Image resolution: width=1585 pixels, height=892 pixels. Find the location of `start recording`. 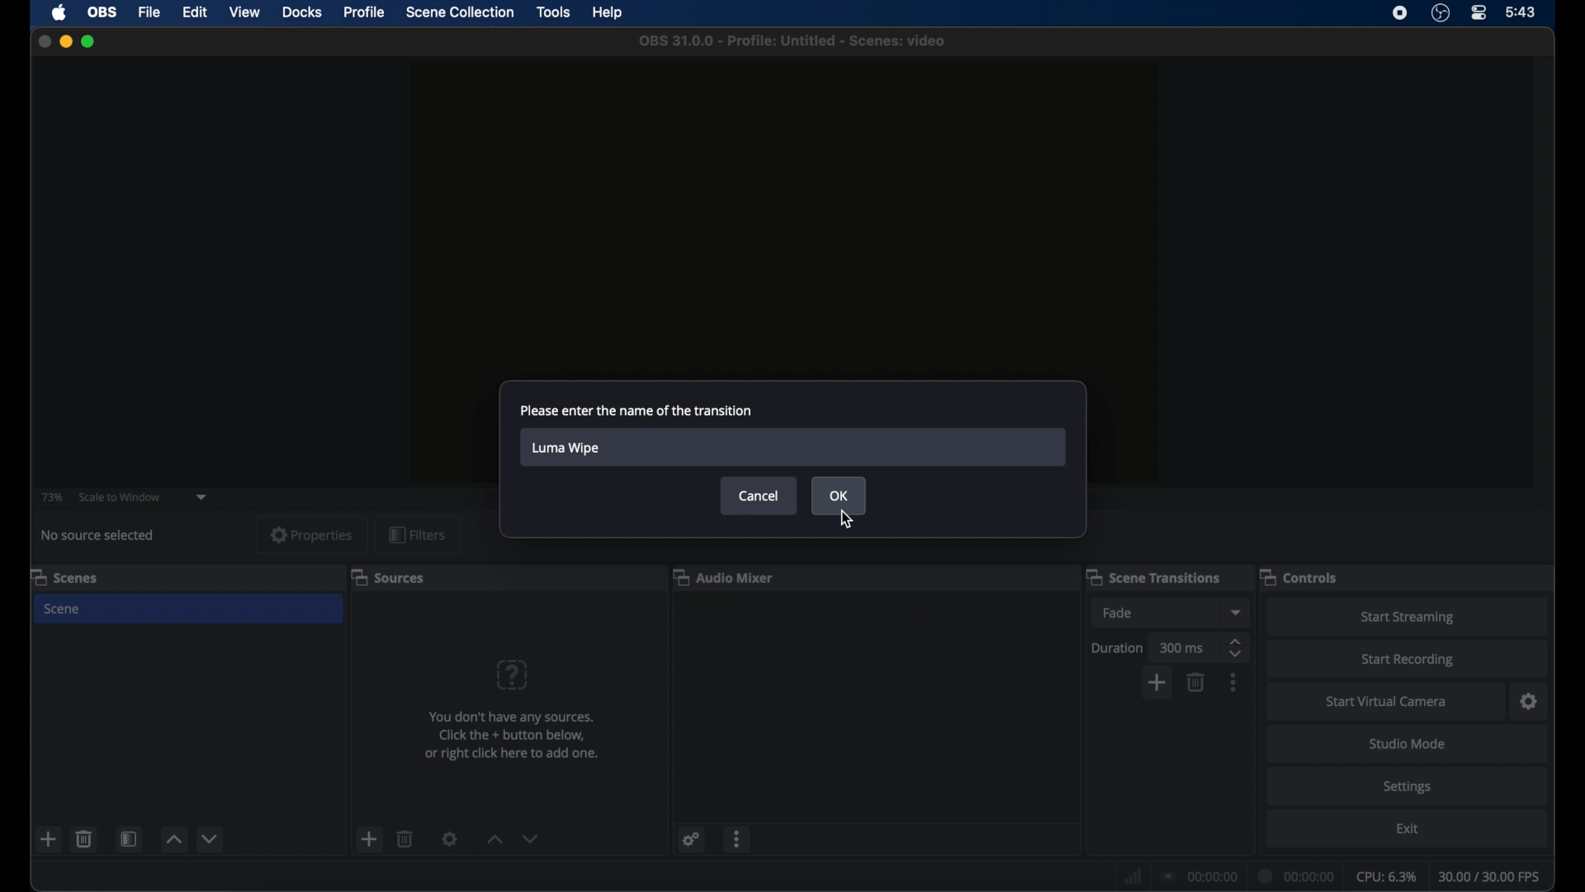

start recording is located at coordinates (1411, 659).